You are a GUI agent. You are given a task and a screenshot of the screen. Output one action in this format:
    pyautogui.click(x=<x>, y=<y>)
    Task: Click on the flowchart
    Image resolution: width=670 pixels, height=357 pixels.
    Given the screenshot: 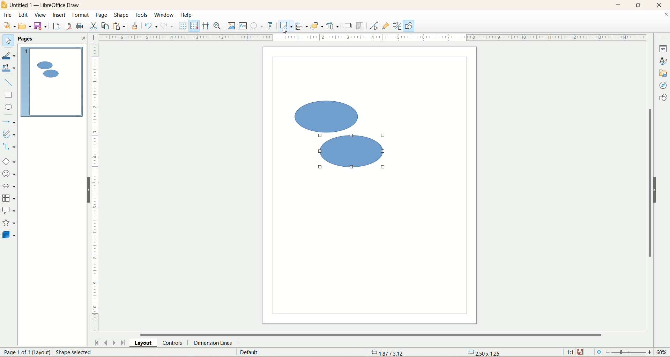 What is the action you would take?
    pyautogui.click(x=9, y=197)
    